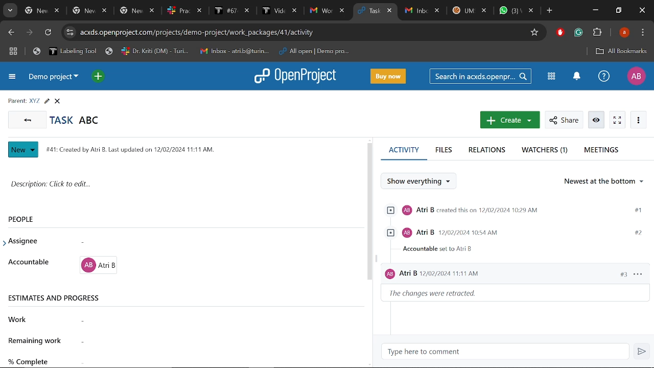  Describe the element at coordinates (24, 220) in the screenshot. I see `` at that location.